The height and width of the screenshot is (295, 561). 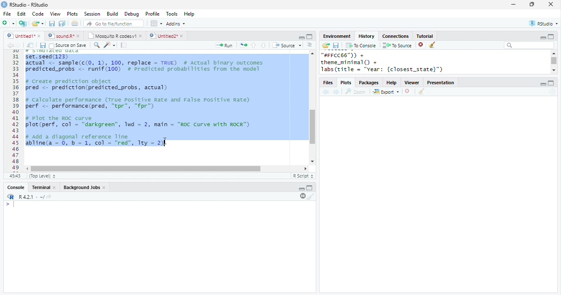 I want to click on scroll up, so click(x=312, y=53).